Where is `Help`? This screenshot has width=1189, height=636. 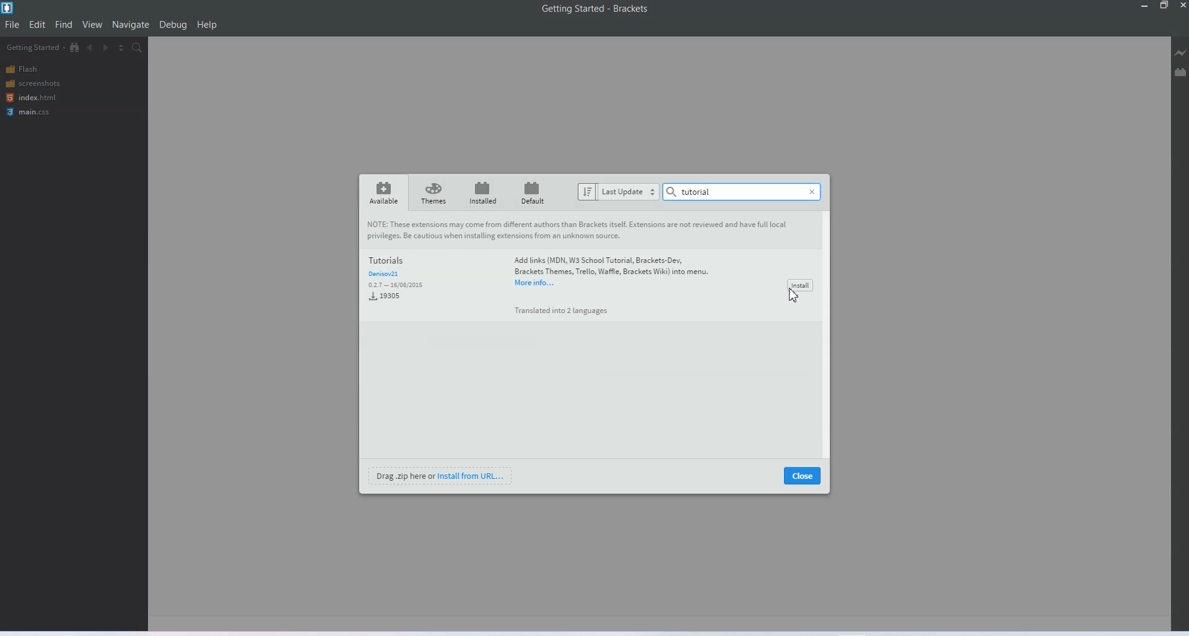
Help is located at coordinates (207, 25).